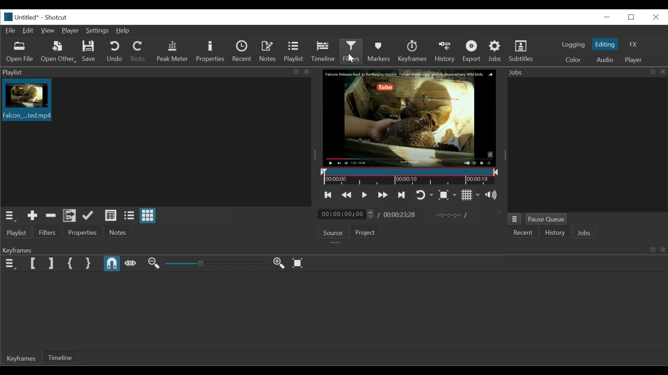 This screenshot has height=375, width=668. What do you see at coordinates (324, 52) in the screenshot?
I see `Timeline` at bounding box center [324, 52].